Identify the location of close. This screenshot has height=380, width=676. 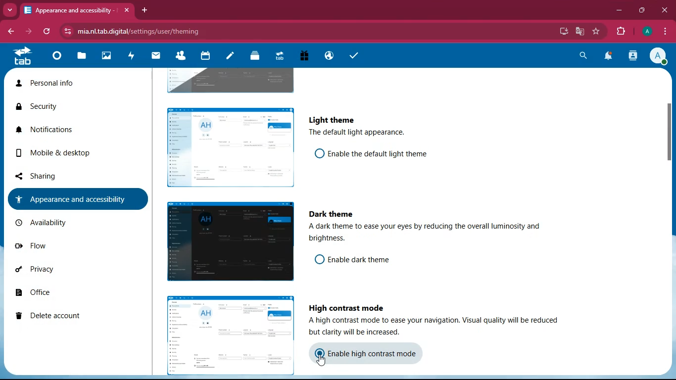
(125, 8).